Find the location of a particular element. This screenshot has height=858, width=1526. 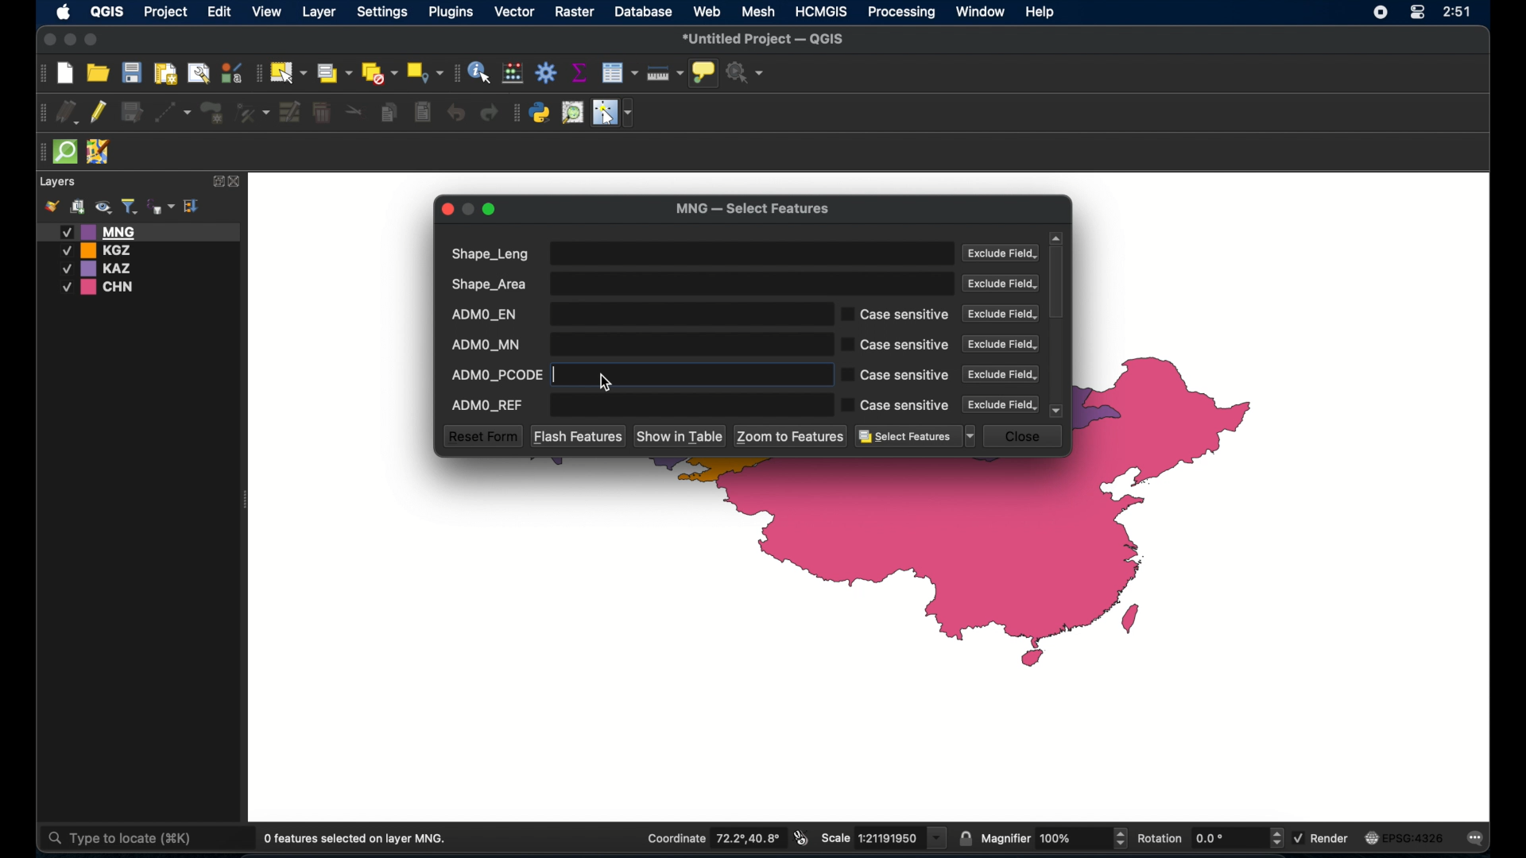

ADMO_PCOD input box is located at coordinates (731, 375).